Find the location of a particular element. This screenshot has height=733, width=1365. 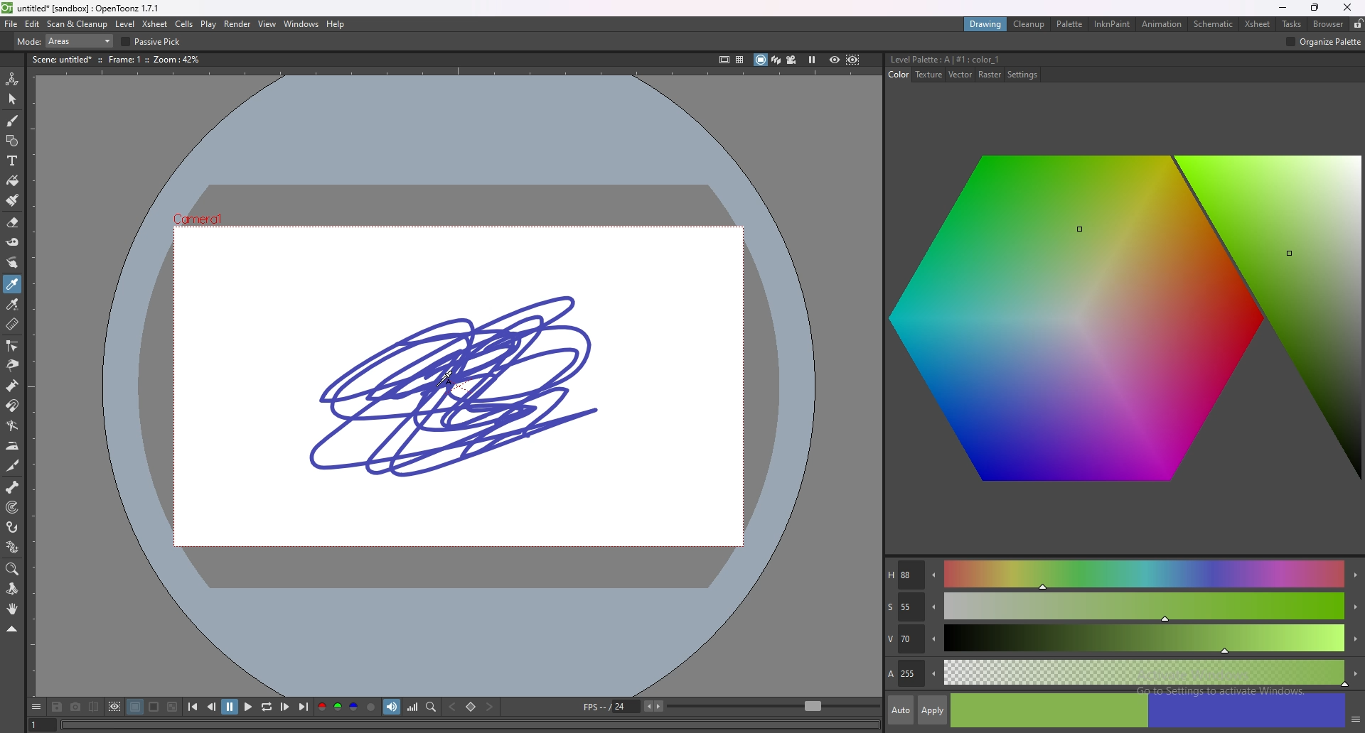

miter is located at coordinates (1160, 40).